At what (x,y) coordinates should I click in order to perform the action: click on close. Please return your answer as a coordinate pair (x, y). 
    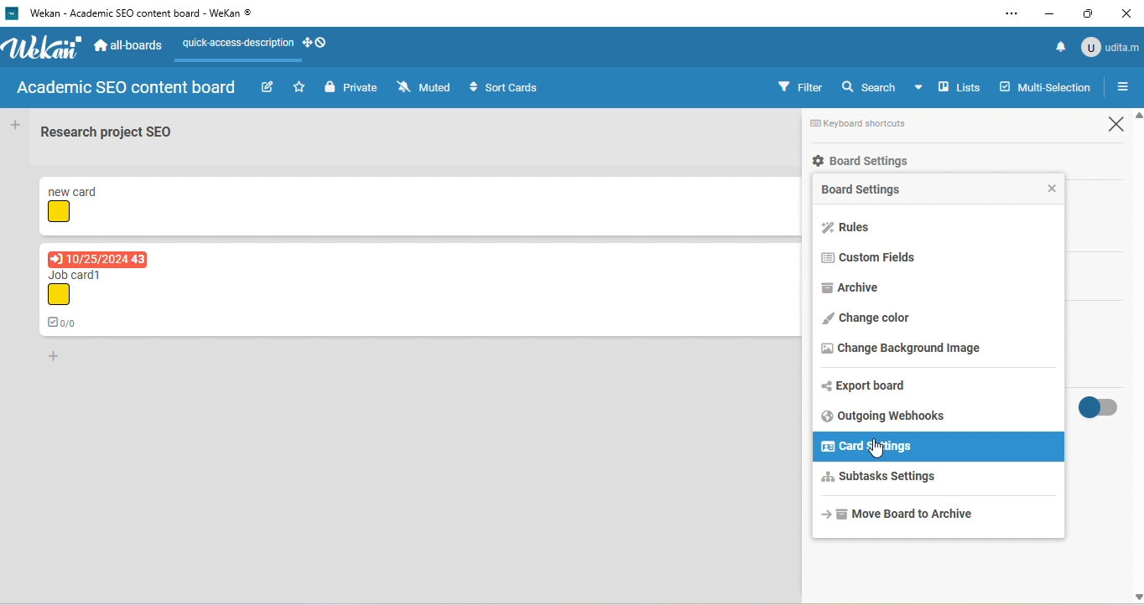
    Looking at the image, I should click on (1045, 187).